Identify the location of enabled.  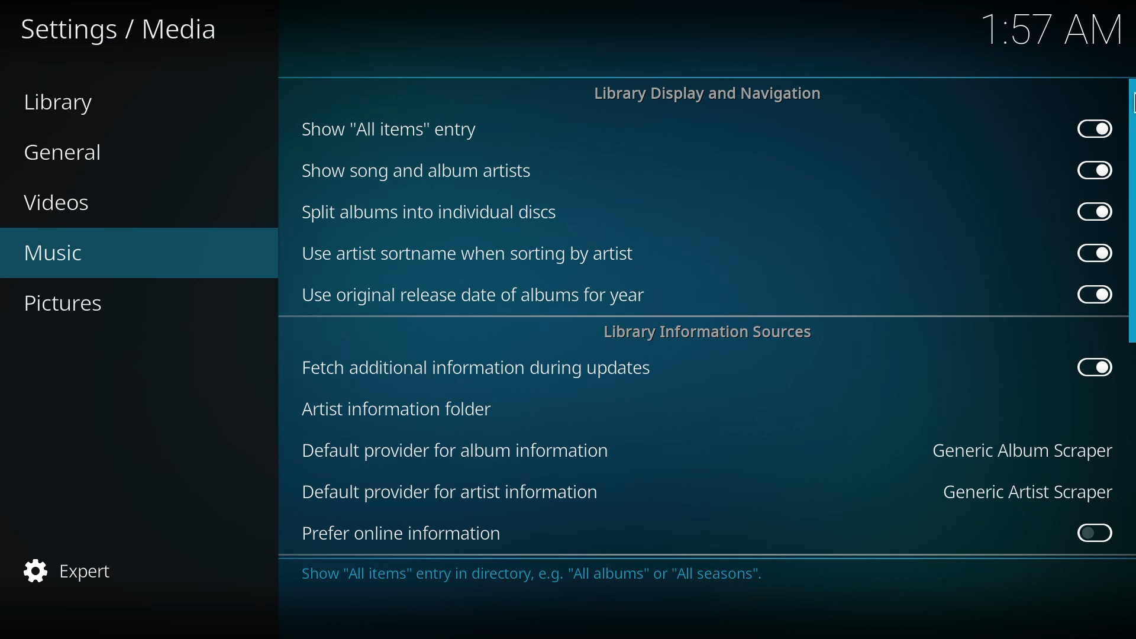
(1094, 129).